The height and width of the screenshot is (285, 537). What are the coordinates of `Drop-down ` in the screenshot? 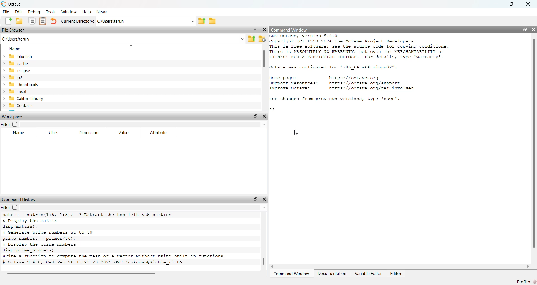 It's located at (194, 21).